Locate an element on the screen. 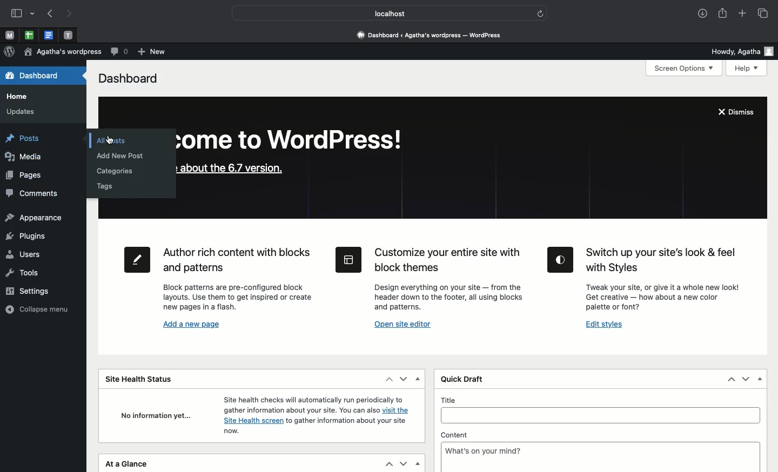 This screenshot has width=778, height=472. Settings is located at coordinates (33, 291).